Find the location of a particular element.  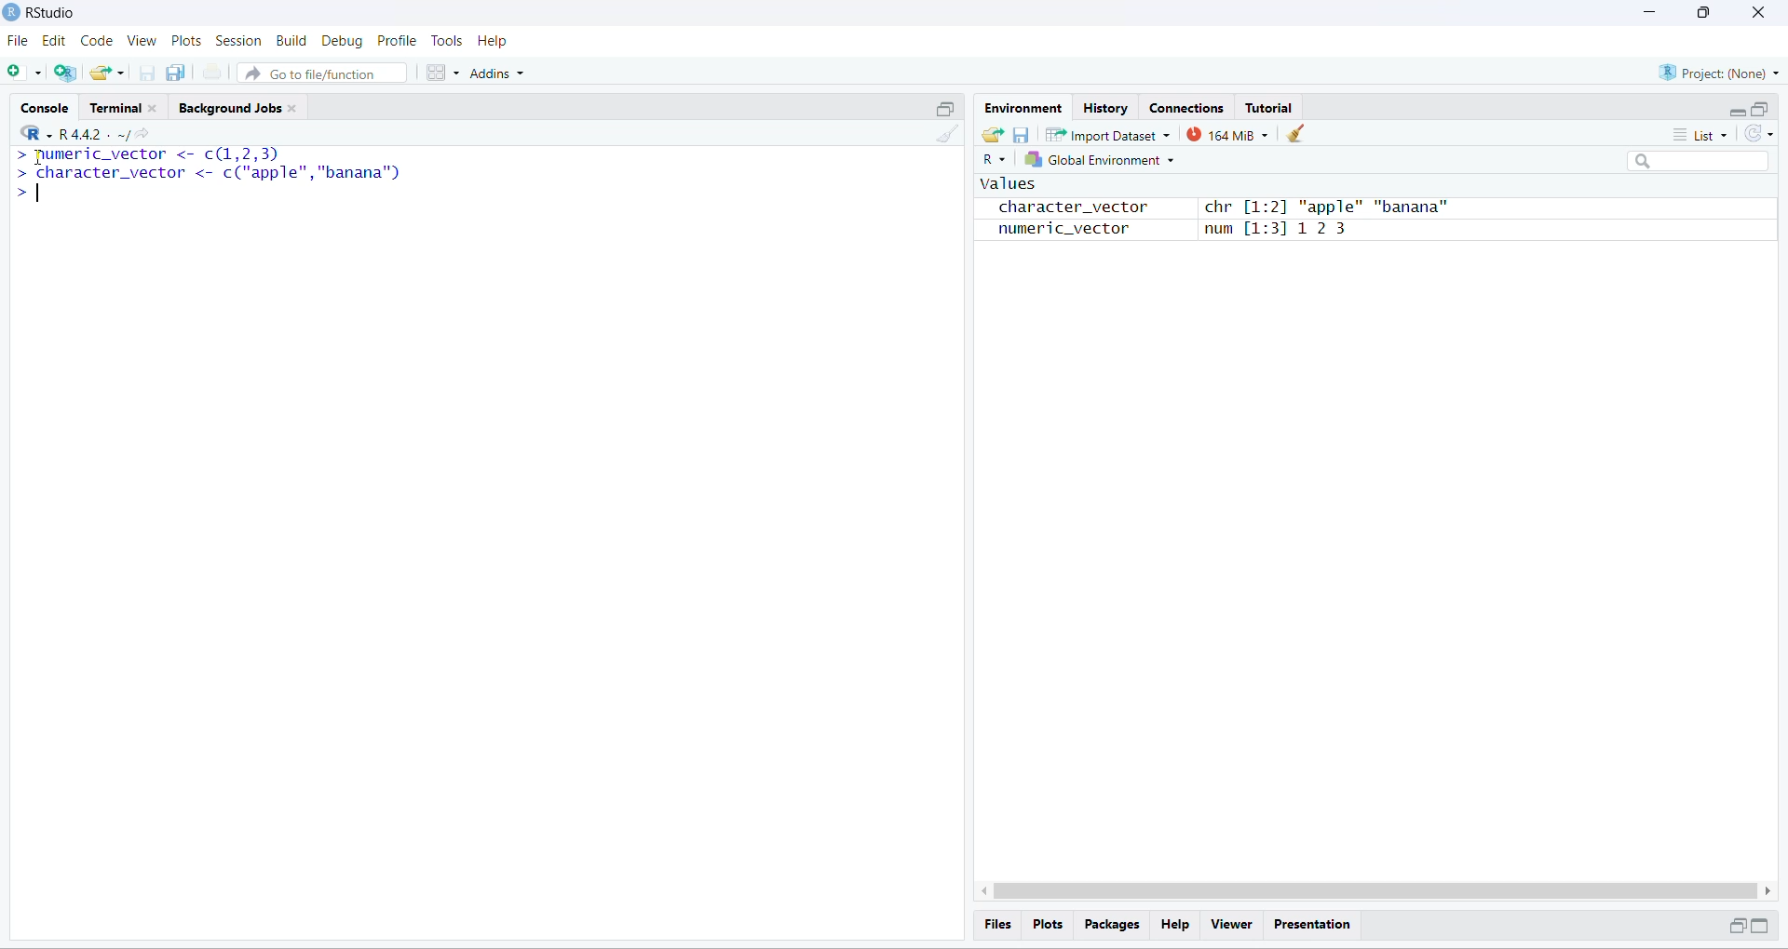

maximize is located at coordinates (1760, 109).